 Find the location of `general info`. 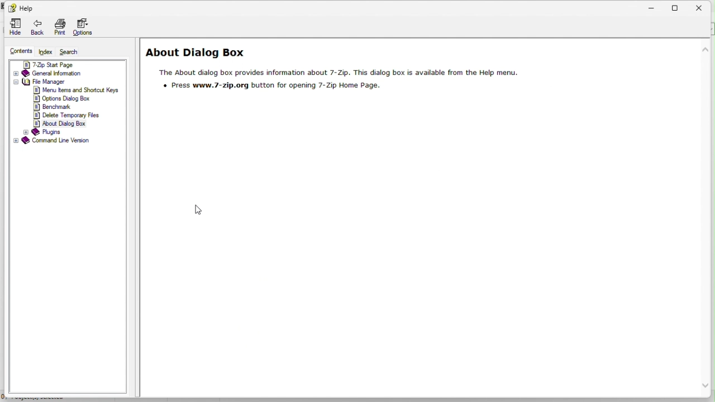

general info is located at coordinates (54, 73).